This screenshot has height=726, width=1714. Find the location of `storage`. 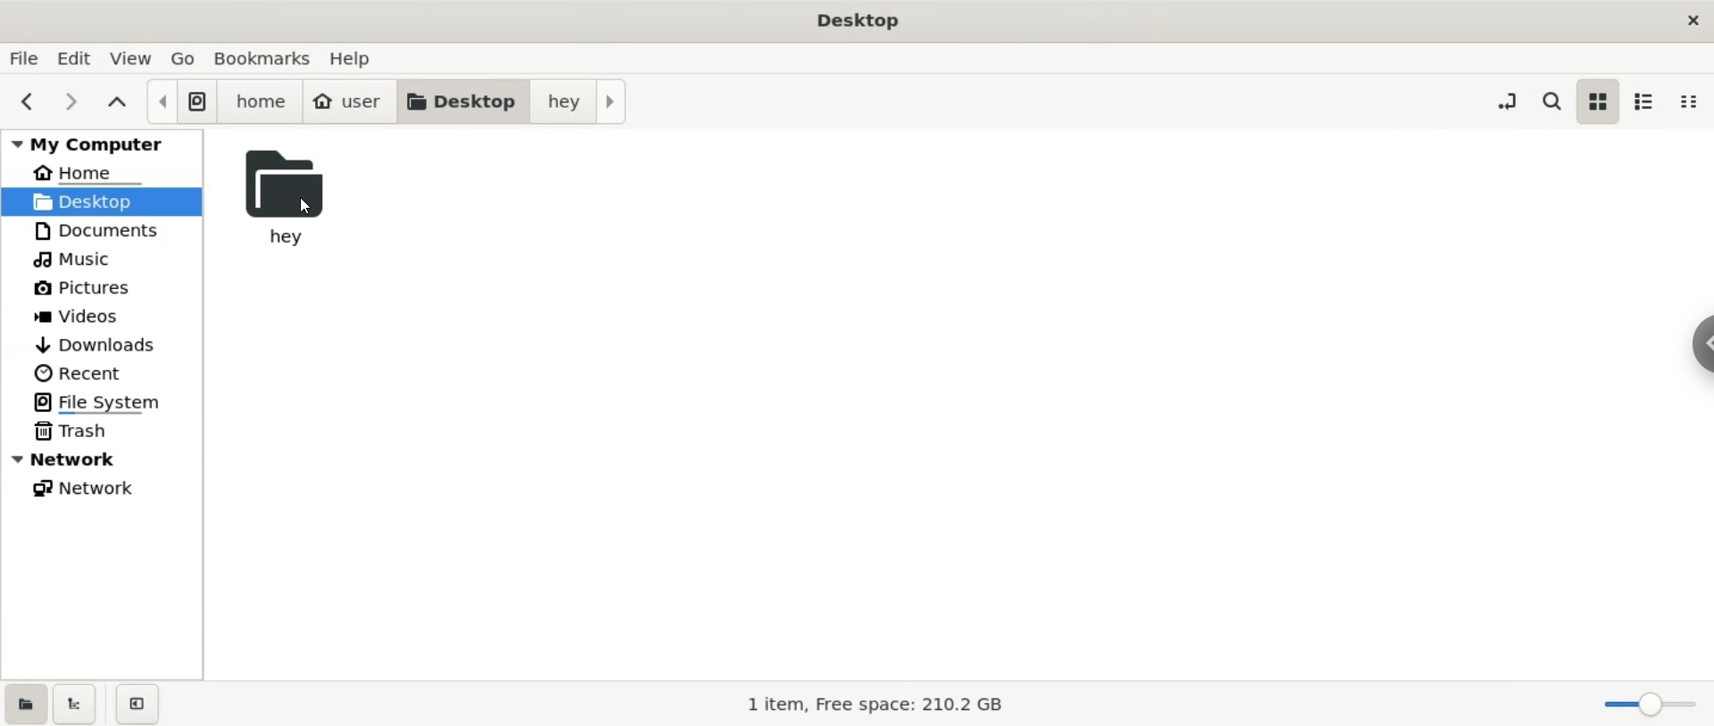

storage is located at coordinates (861, 703).